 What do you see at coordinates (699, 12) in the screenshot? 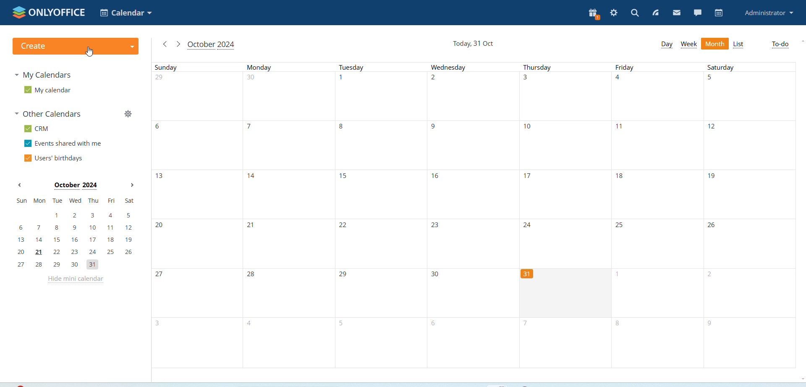
I see `chat` at bounding box center [699, 12].